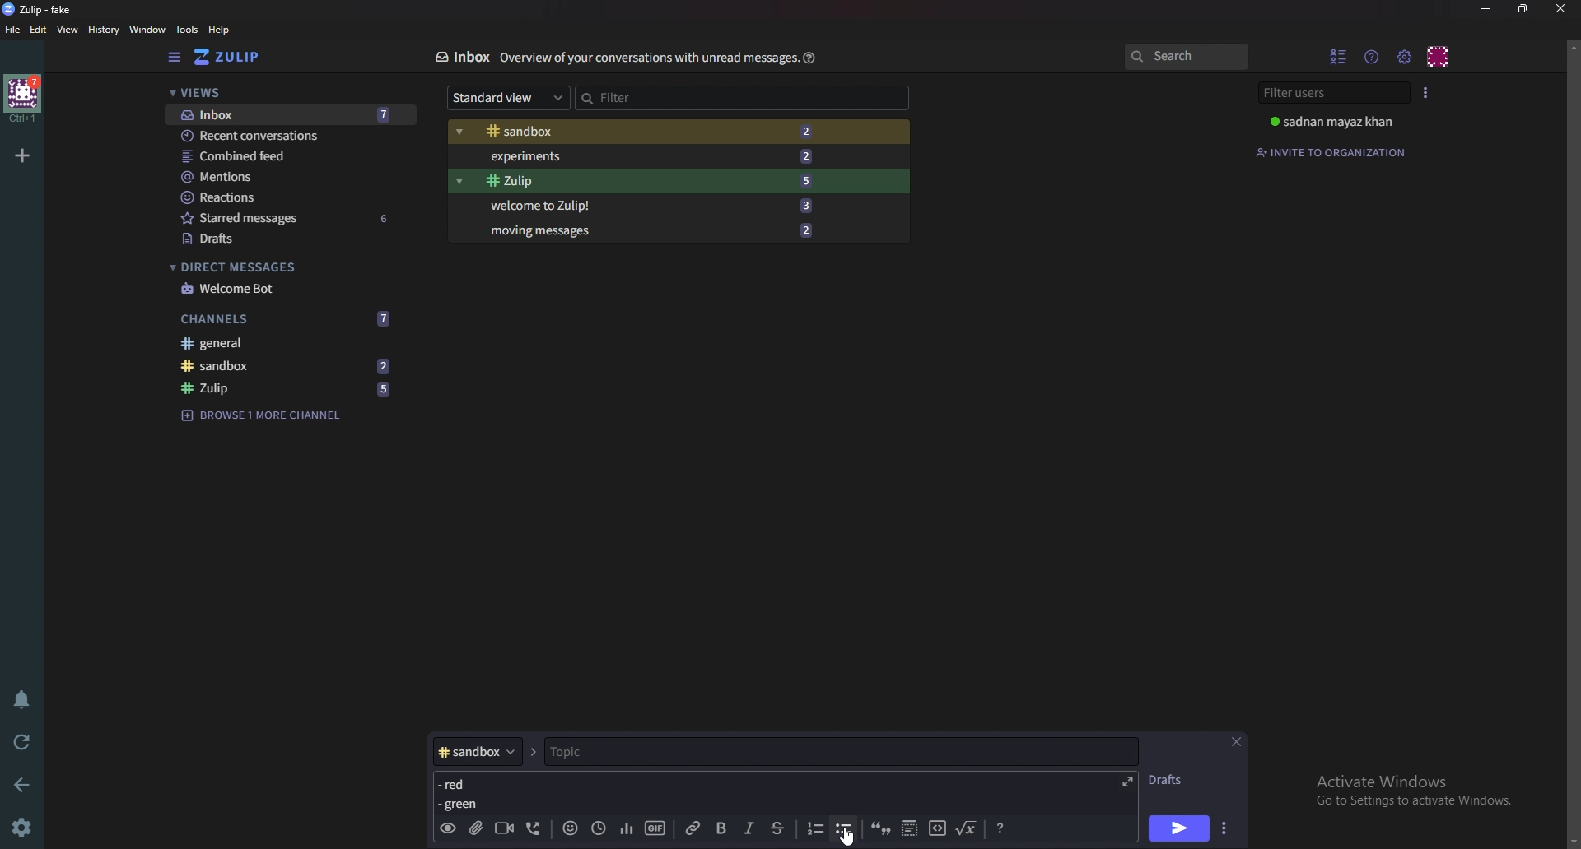  Describe the element at coordinates (1171, 780) in the screenshot. I see `Drafts` at that location.